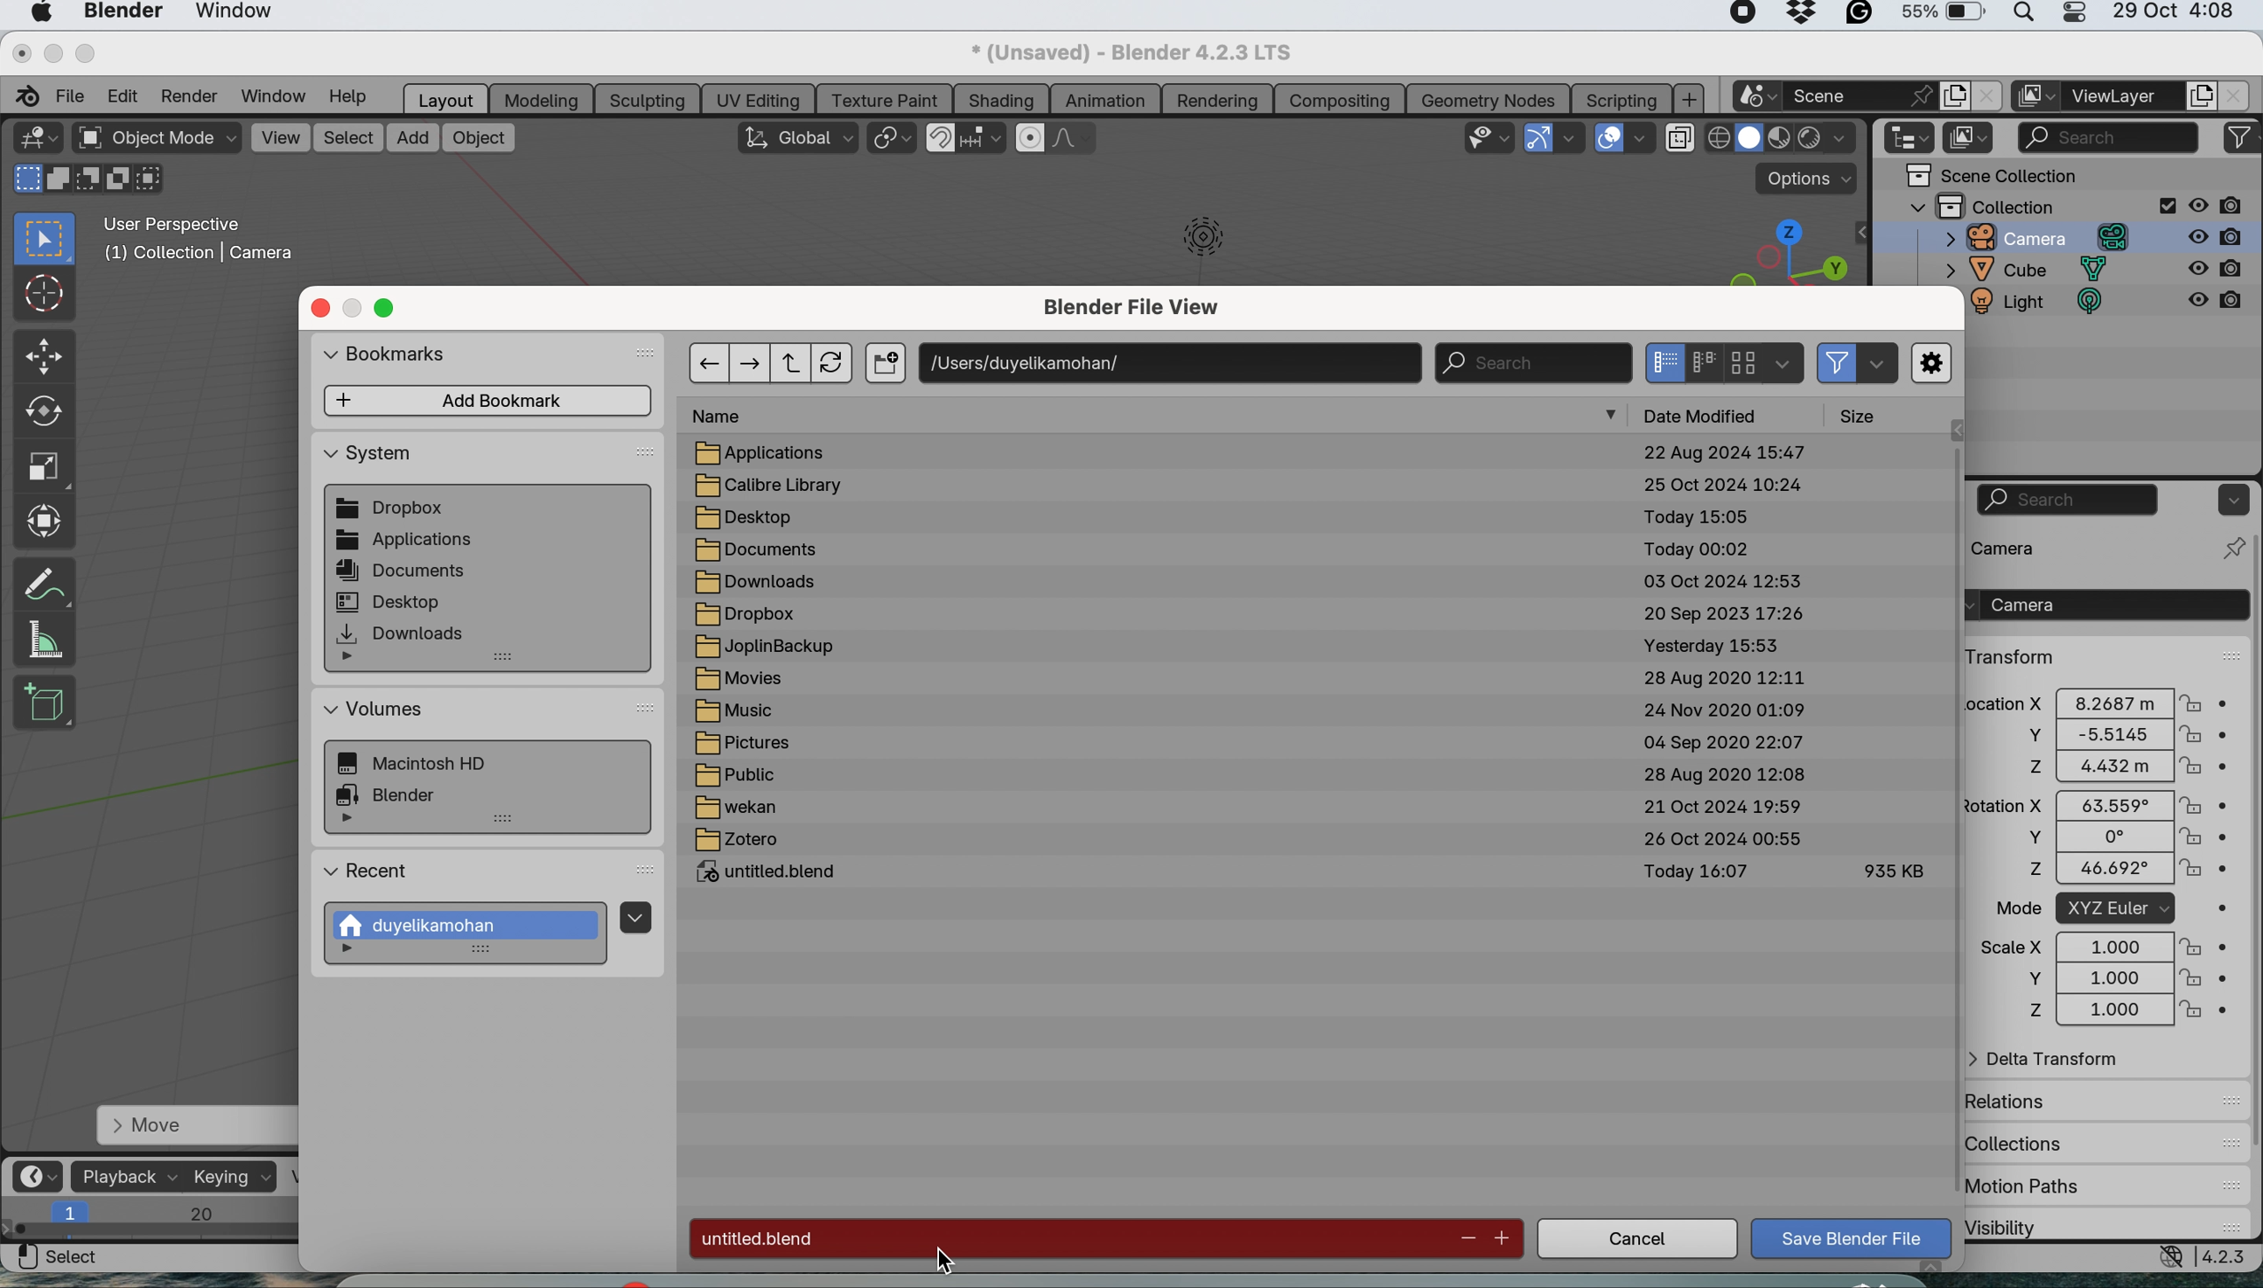  I want to click on animation, so click(1105, 102).